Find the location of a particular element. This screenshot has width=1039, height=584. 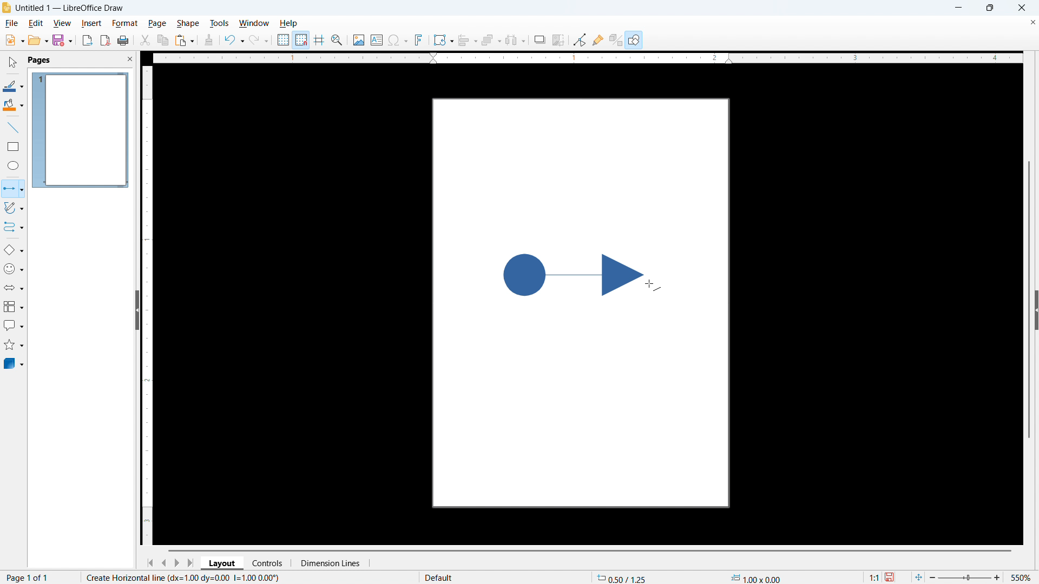

Tools  is located at coordinates (219, 23).